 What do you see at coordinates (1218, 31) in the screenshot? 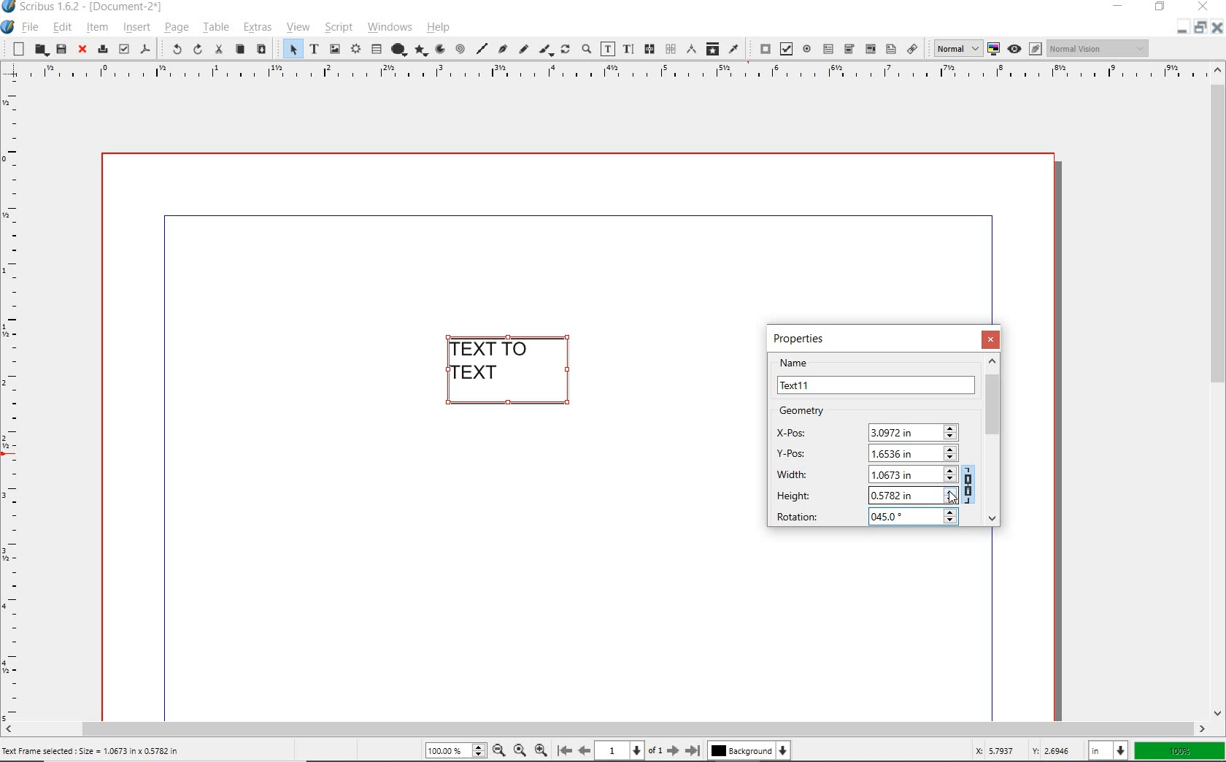
I see `close` at bounding box center [1218, 31].